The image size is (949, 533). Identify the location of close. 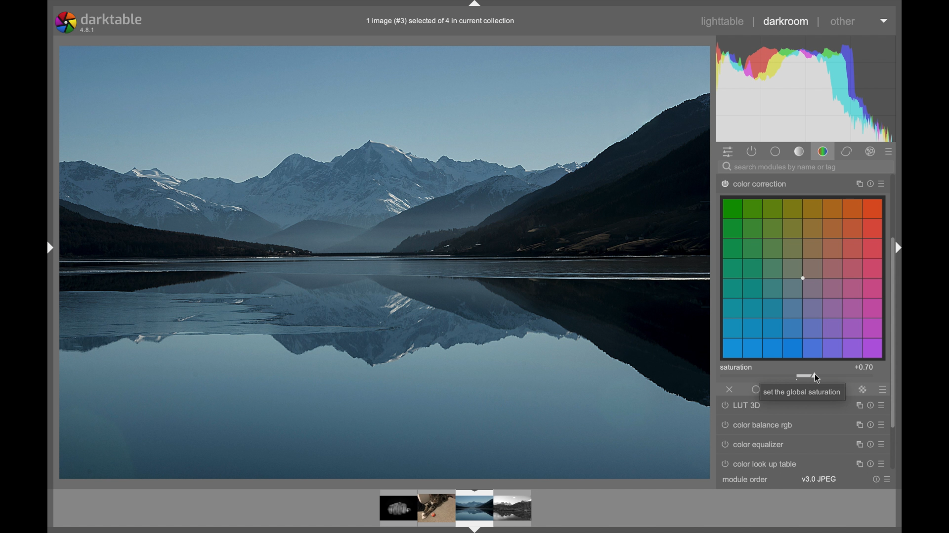
(729, 389).